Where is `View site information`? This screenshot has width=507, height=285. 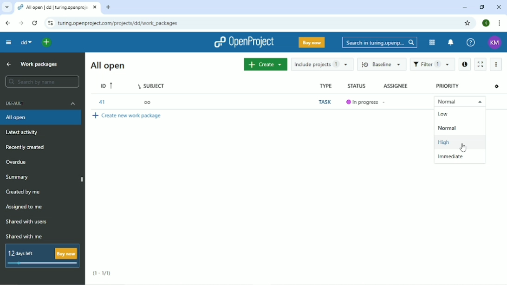
View site information is located at coordinates (49, 23).